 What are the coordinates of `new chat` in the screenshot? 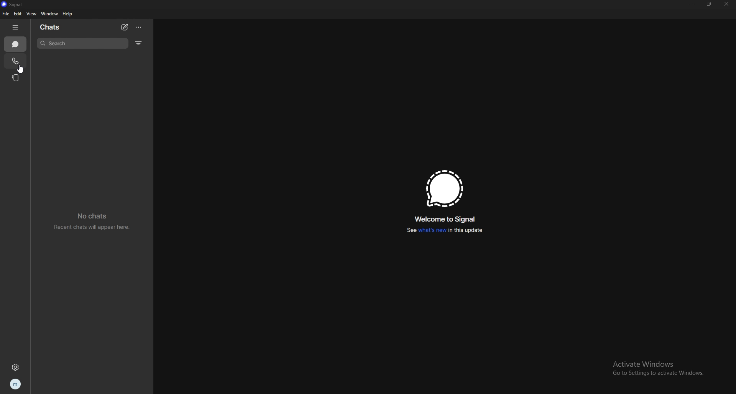 It's located at (124, 27).